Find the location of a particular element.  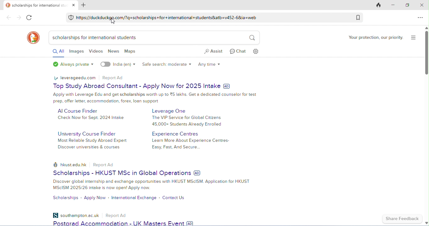

India(en) is located at coordinates (119, 65).